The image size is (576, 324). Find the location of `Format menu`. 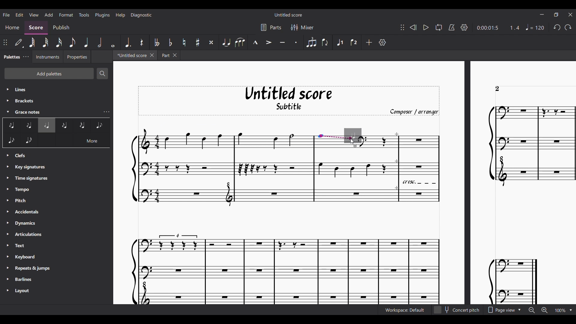

Format menu is located at coordinates (66, 15).